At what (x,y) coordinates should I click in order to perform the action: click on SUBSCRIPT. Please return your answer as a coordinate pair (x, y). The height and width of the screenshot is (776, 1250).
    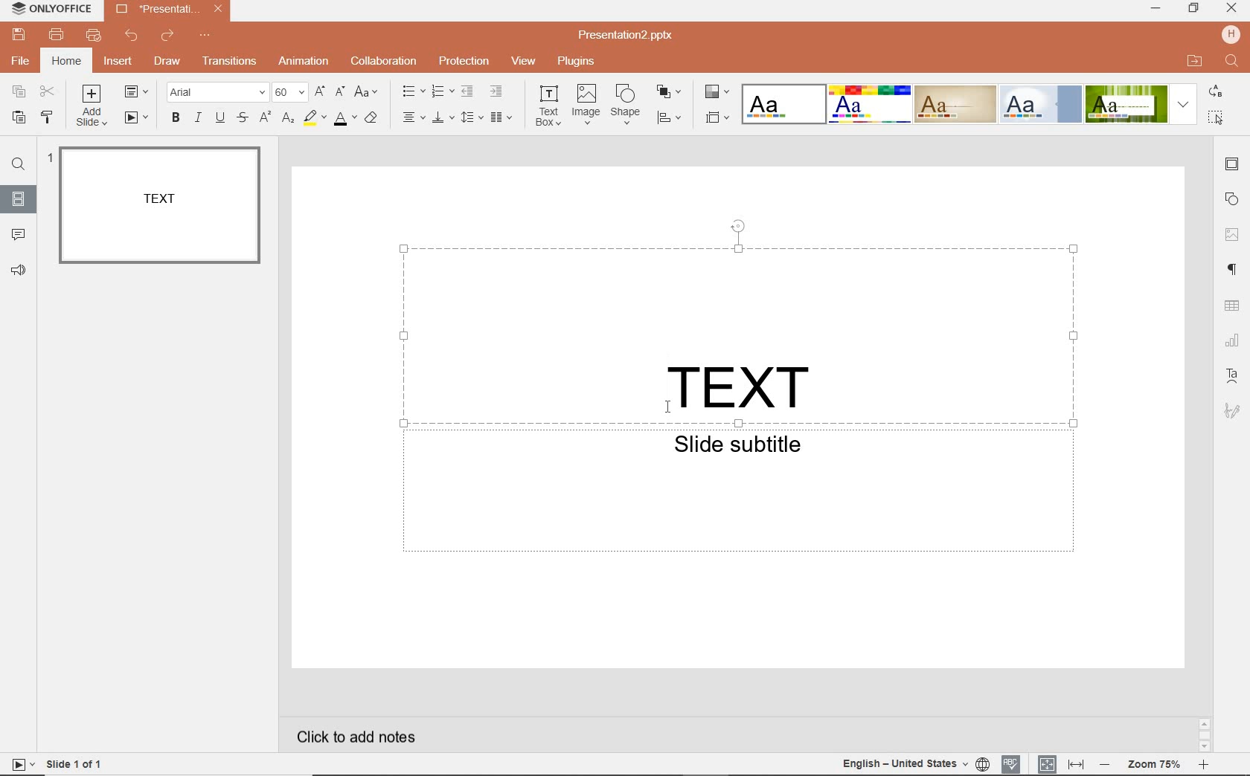
    Looking at the image, I should click on (288, 119).